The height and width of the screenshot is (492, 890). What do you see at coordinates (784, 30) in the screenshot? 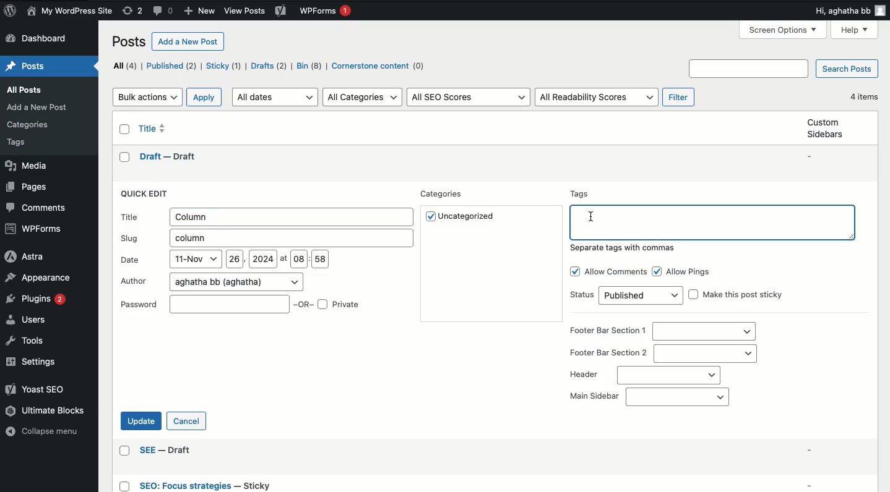
I see `screen options` at bounding box center [784, 30].